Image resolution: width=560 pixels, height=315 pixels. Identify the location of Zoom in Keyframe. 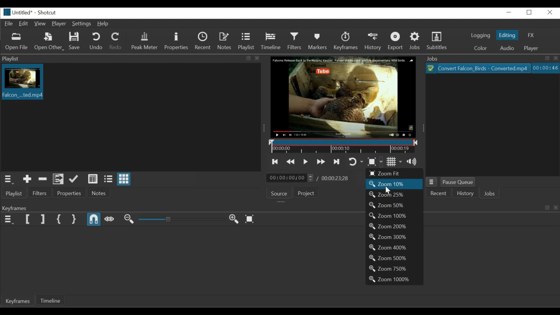
(129, 220).